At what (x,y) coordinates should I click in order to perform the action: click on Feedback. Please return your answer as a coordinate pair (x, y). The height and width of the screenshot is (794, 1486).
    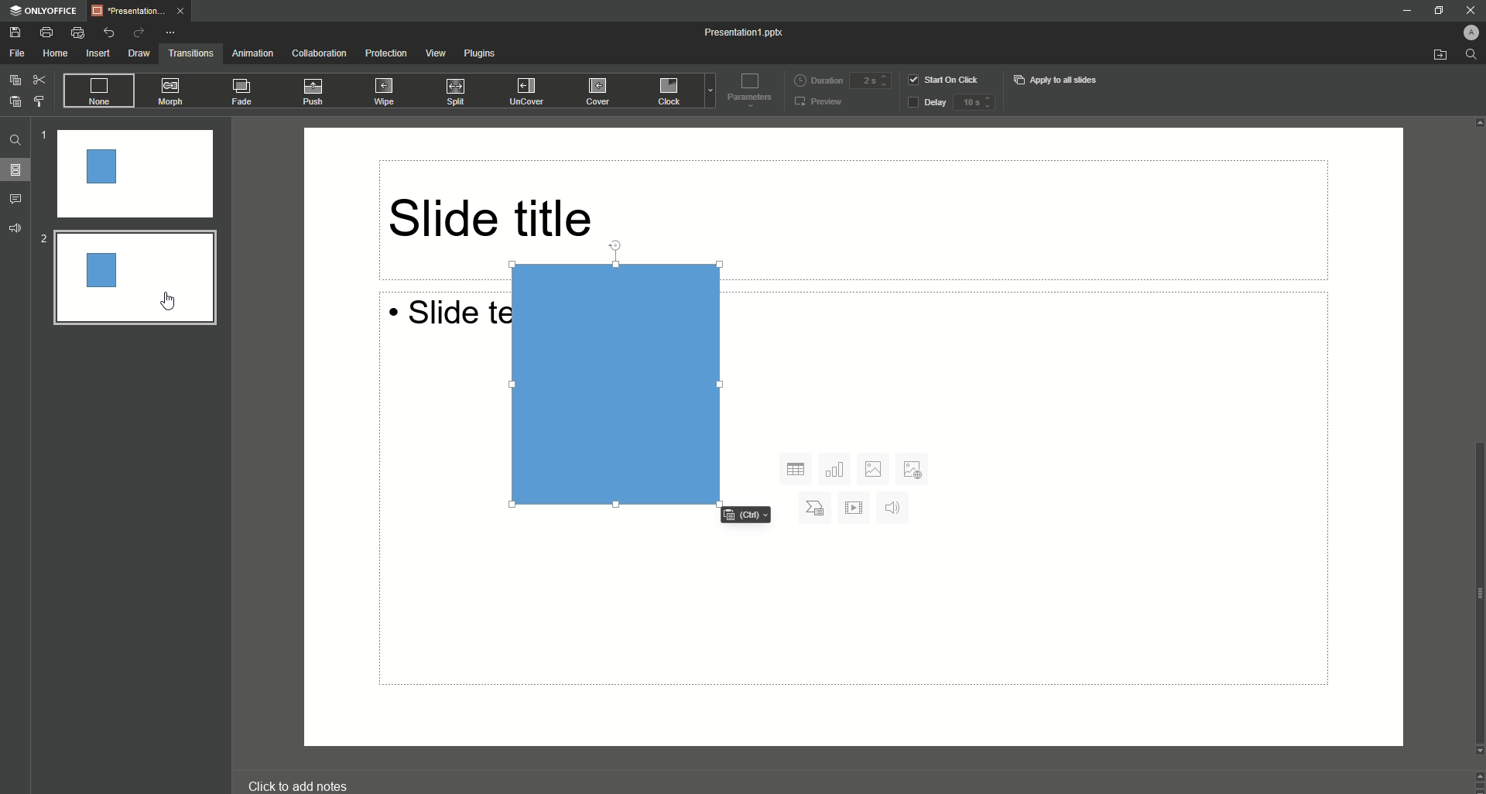
    Looking at the image, I should click on (14, 228).